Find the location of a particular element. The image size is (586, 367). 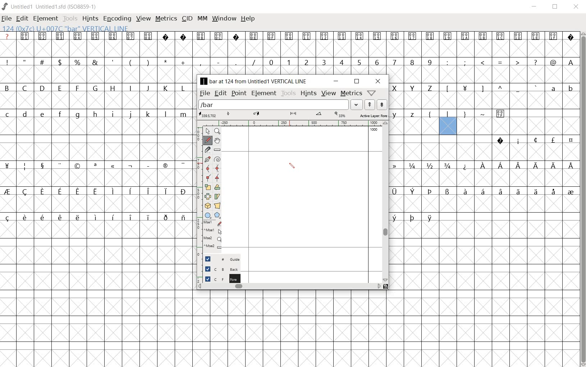

124(0*7c)U+007c"bar"Vertical Line is located at coordinates (69, 28).